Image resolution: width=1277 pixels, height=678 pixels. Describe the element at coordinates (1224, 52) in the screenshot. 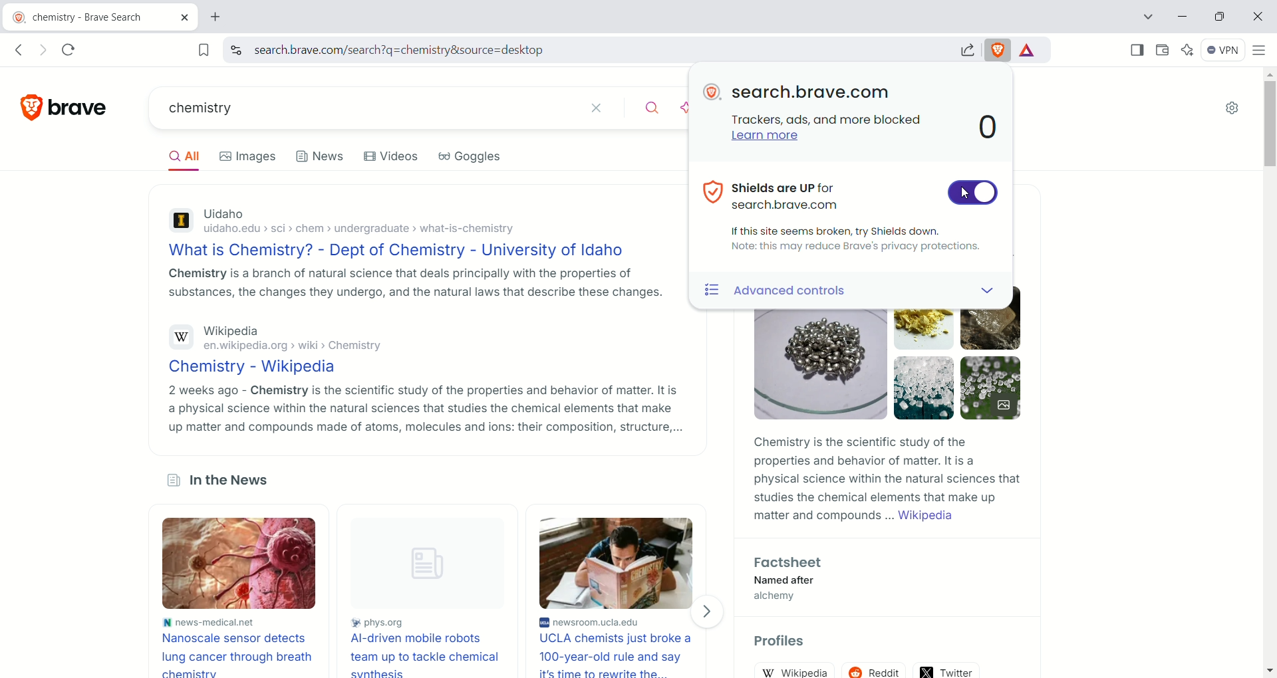

I see `VPN` at that location.